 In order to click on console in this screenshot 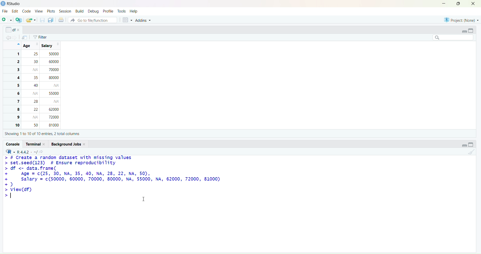, I will do `click(13, 144)`.